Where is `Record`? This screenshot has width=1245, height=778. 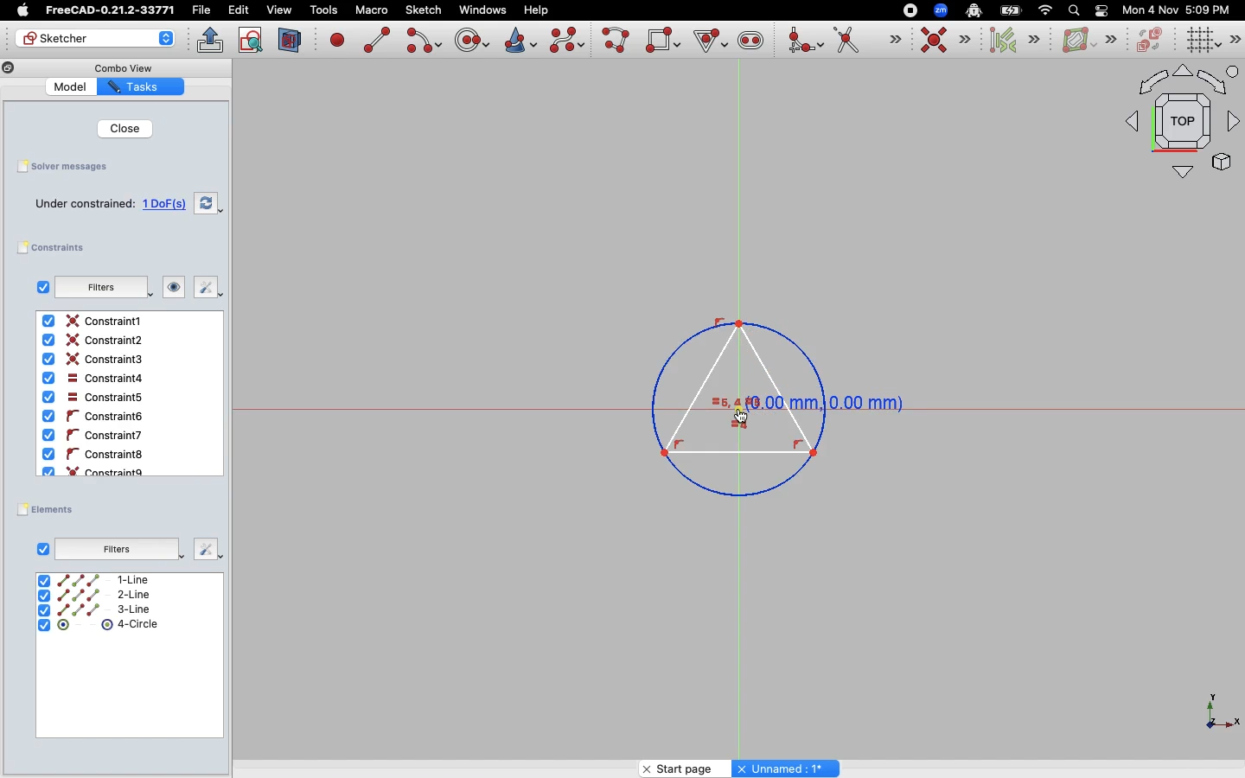
Record is located at coordinates (906, 10).